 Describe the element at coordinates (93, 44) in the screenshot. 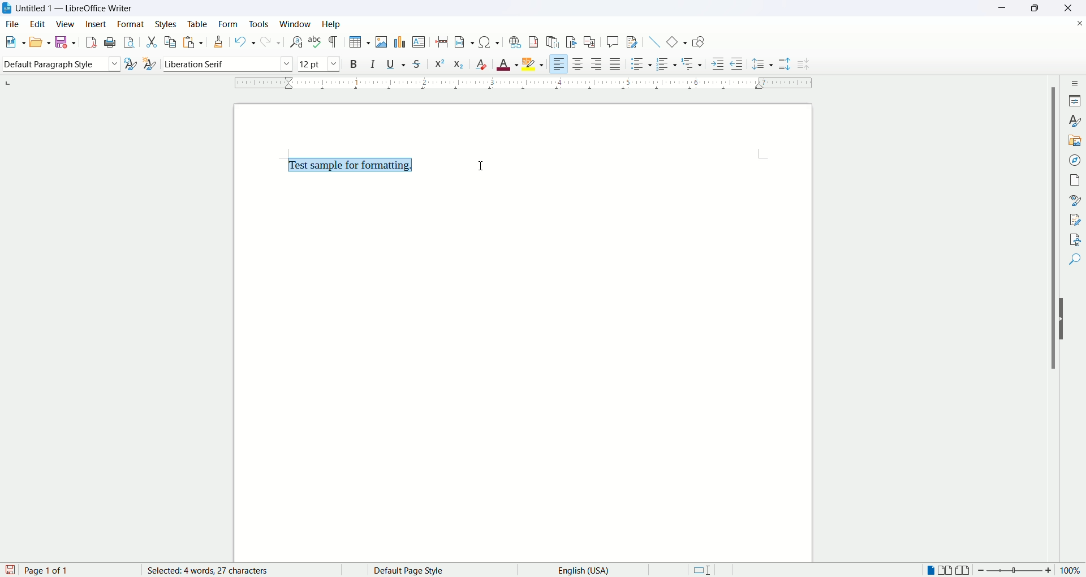

I see `export as PDF` at that location.